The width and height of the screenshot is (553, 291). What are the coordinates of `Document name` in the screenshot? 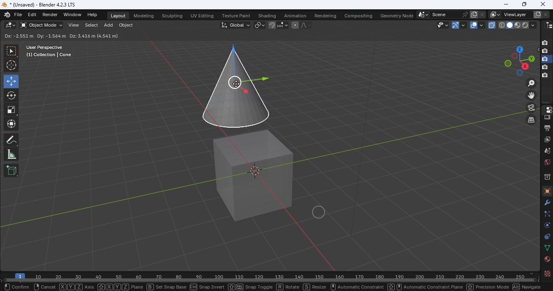 It's located at (43, 4).